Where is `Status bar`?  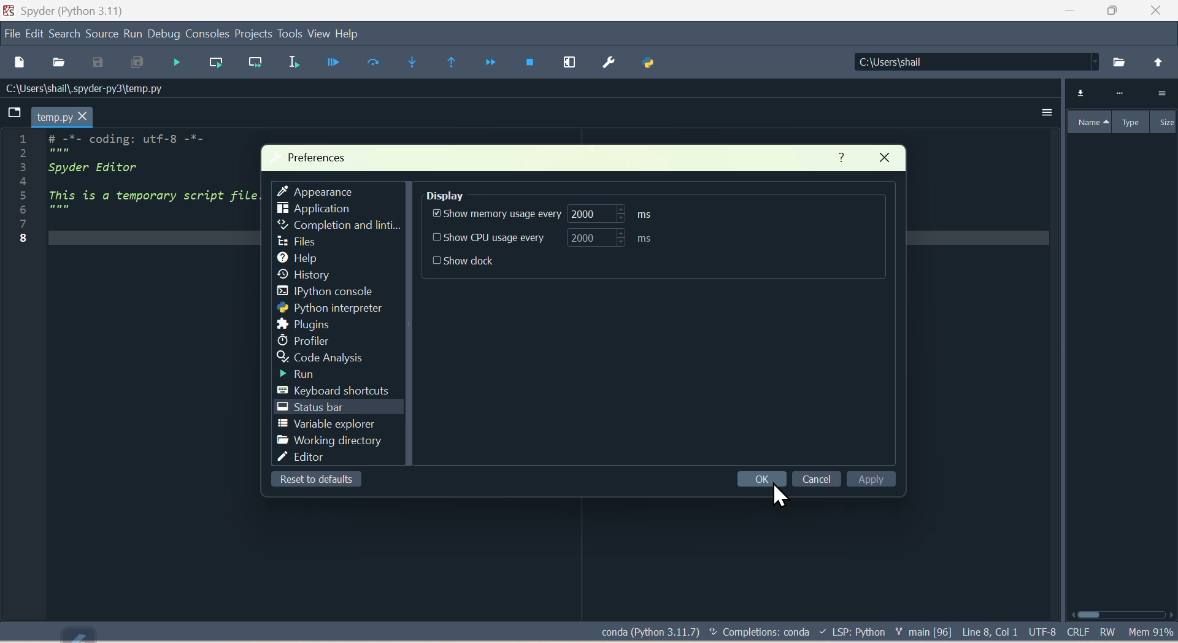 Status bar is located at coordinates (306, 408).